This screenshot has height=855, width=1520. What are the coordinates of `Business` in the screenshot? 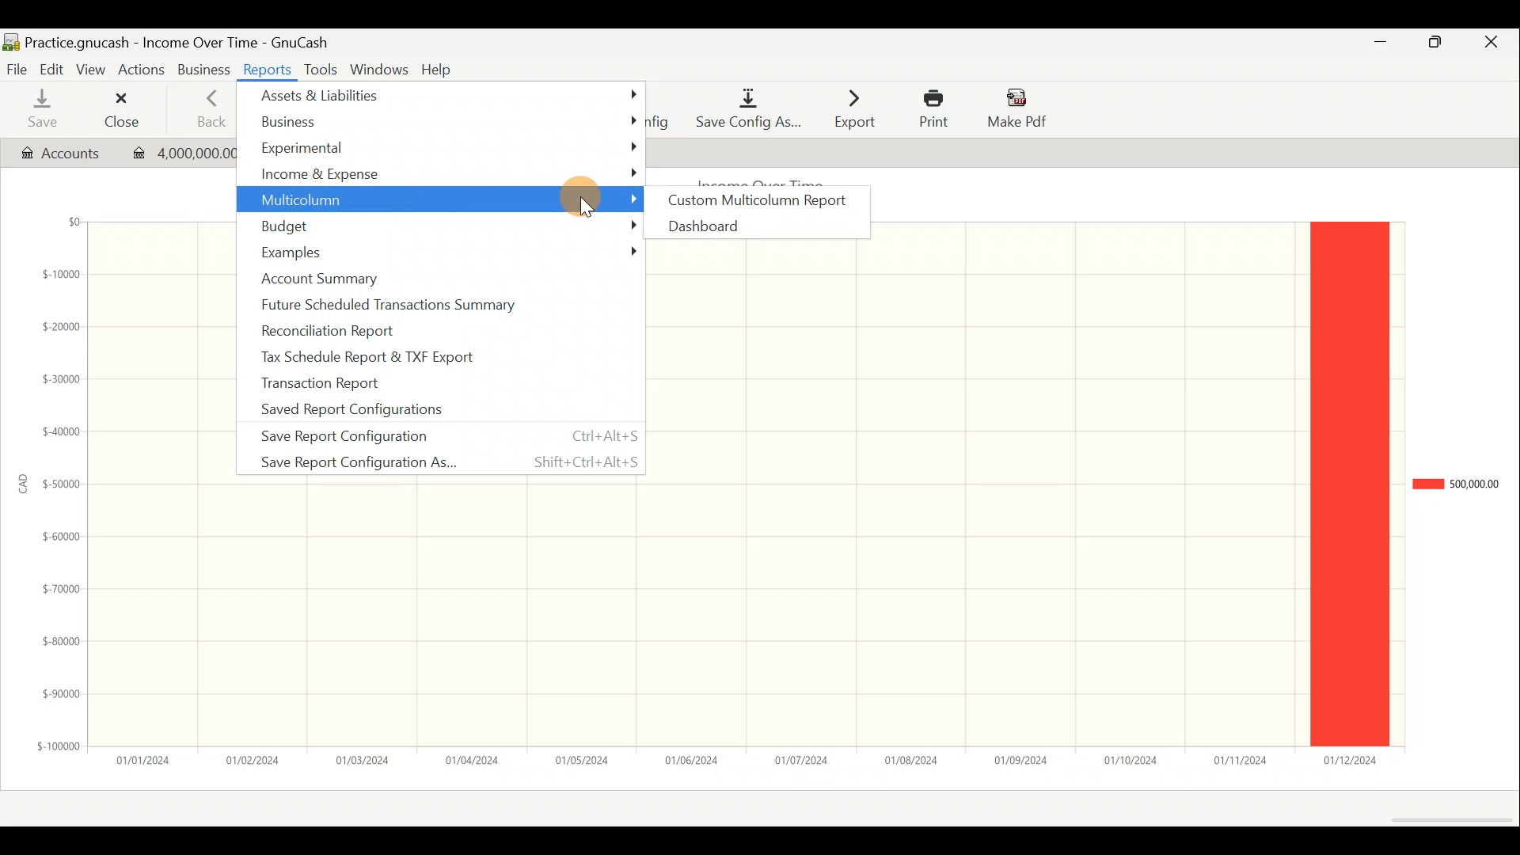 It's located at (206, 71).